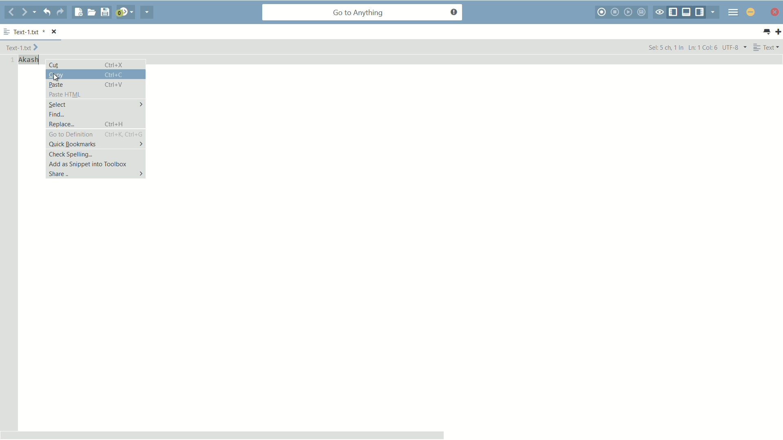 This screenshot has width=783, height=440. I want to click on hide/show left panel, so click(673, 13).